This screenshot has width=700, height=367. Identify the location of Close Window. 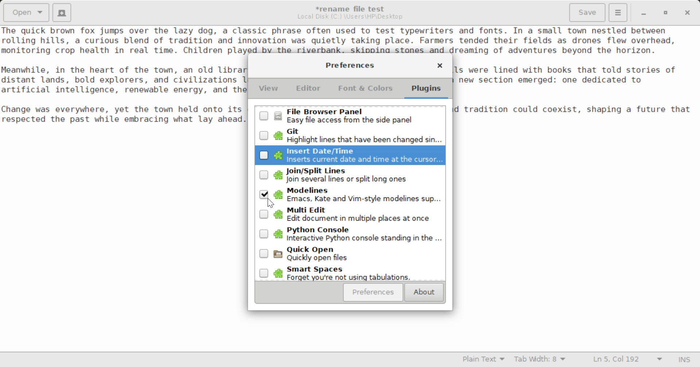
(688, 12).